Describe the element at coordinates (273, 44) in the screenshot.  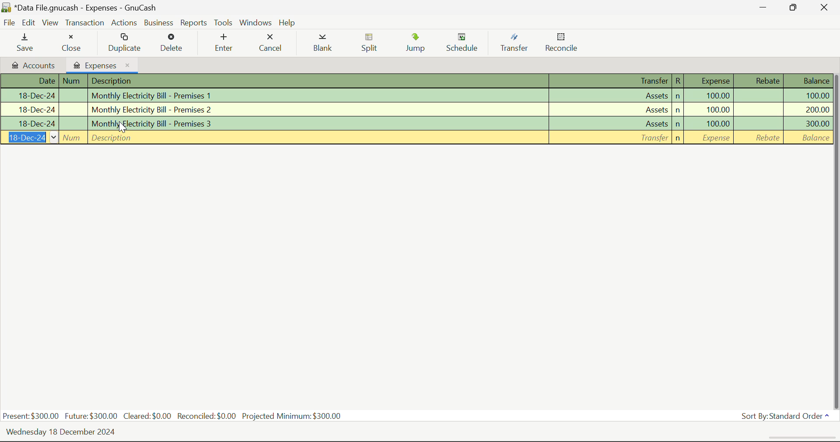
I see `Cancel` at that location.